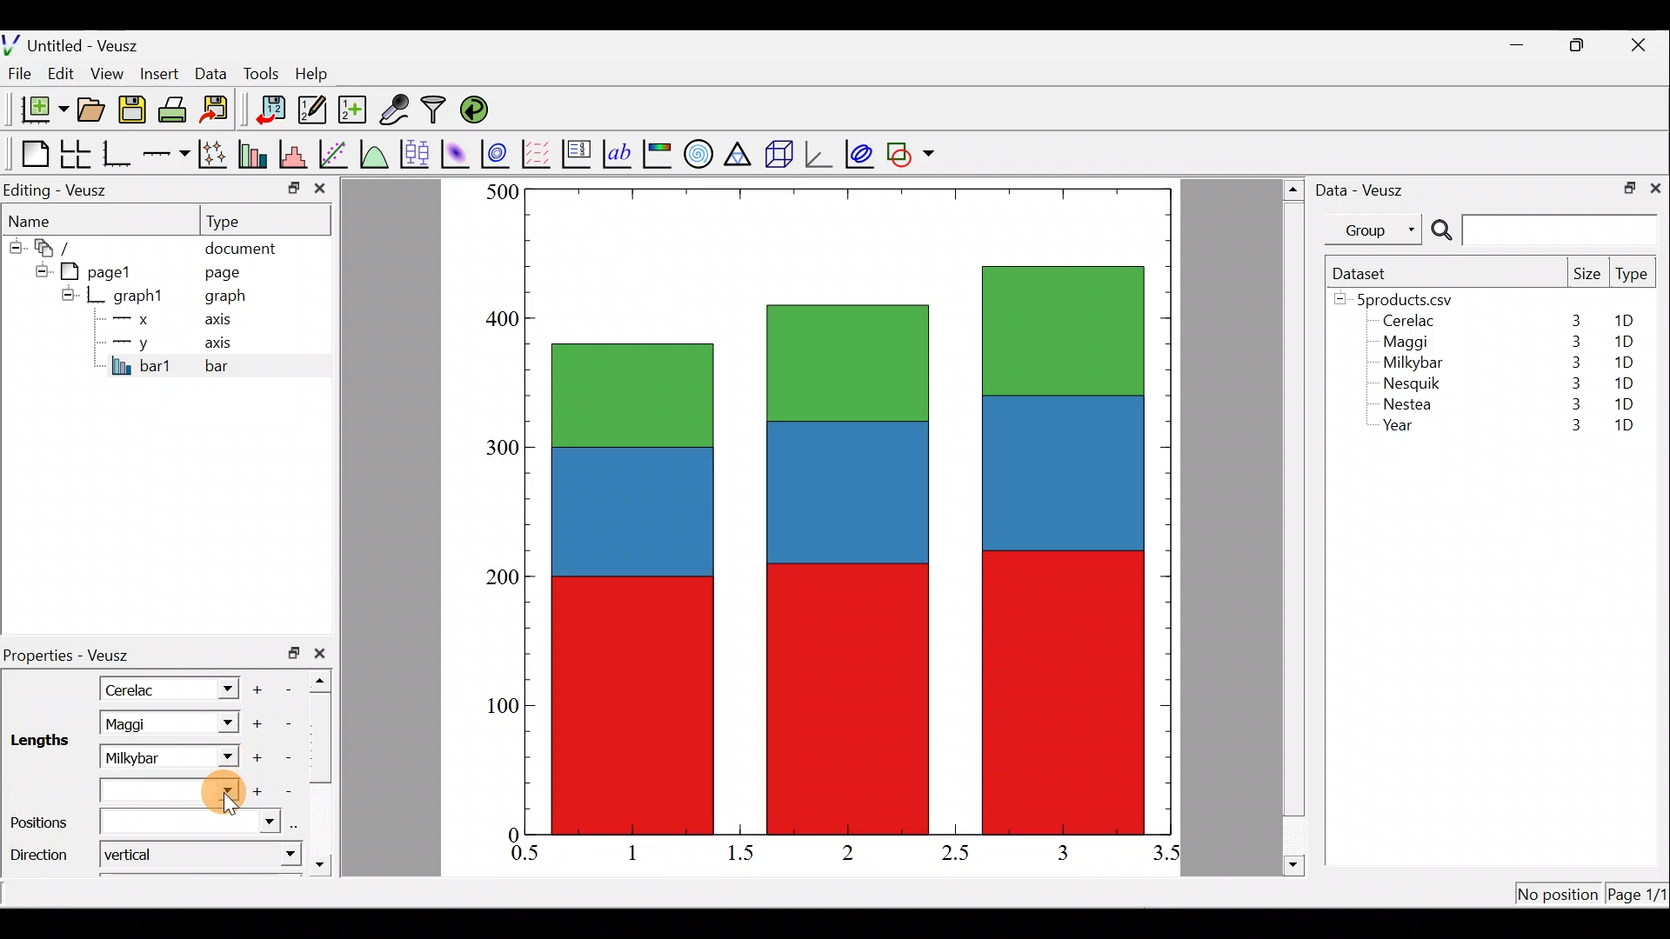  Describe the element at coordinates (458, 151) in the screenshot. I see `Plot a 2d dataset as an image` at that location.